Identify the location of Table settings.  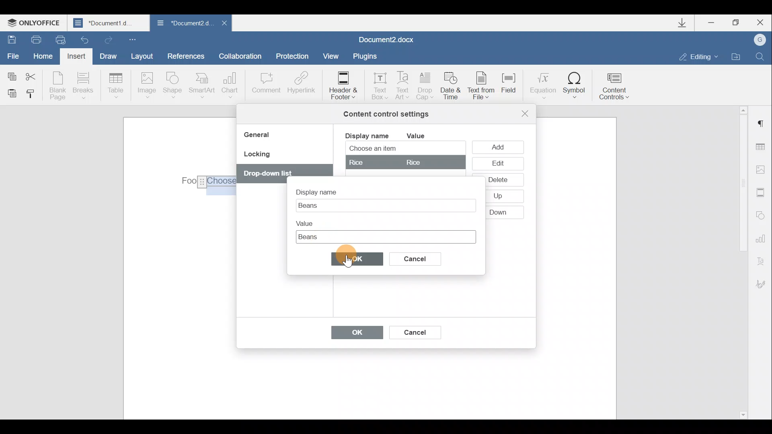
(763, 148).